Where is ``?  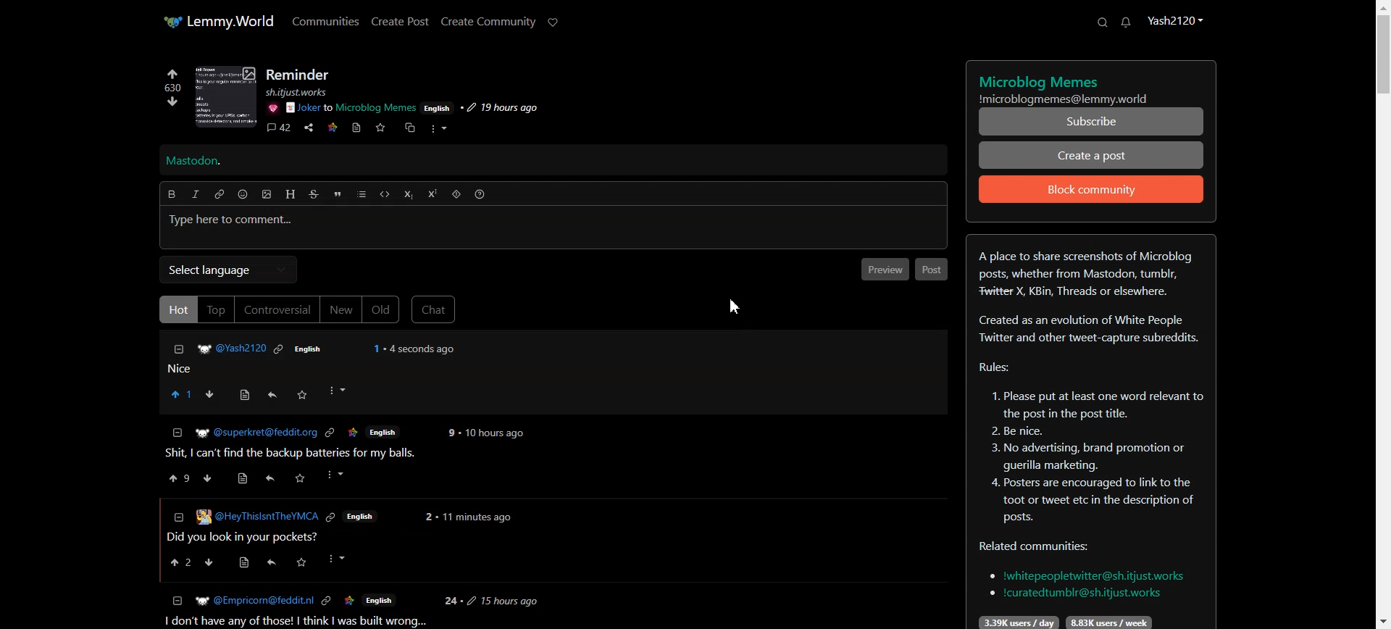  is located at coordinates (241, 480).